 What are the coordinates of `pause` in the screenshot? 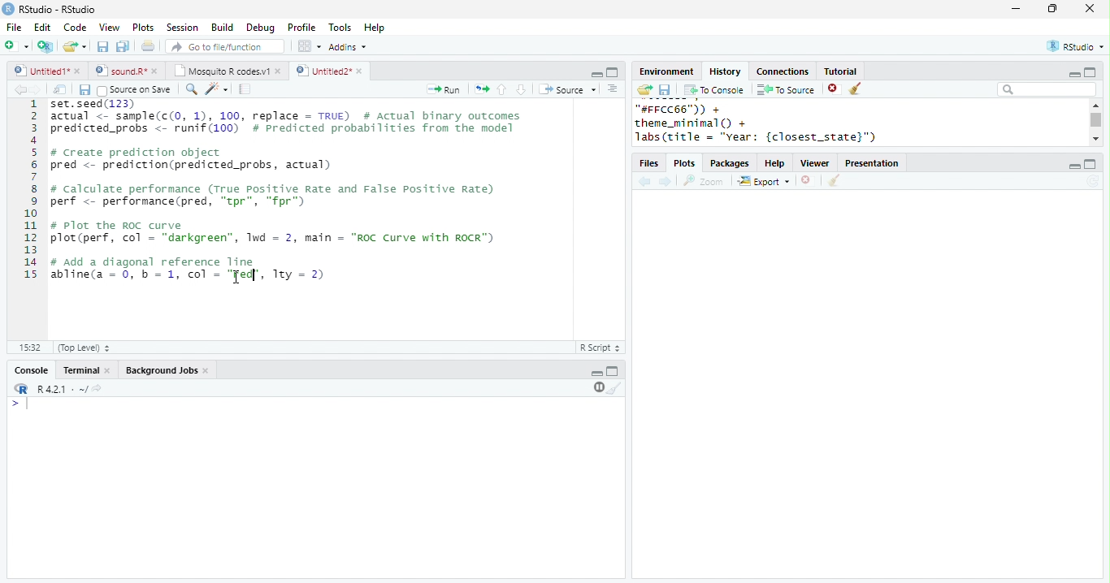 It's located at (597, 387).